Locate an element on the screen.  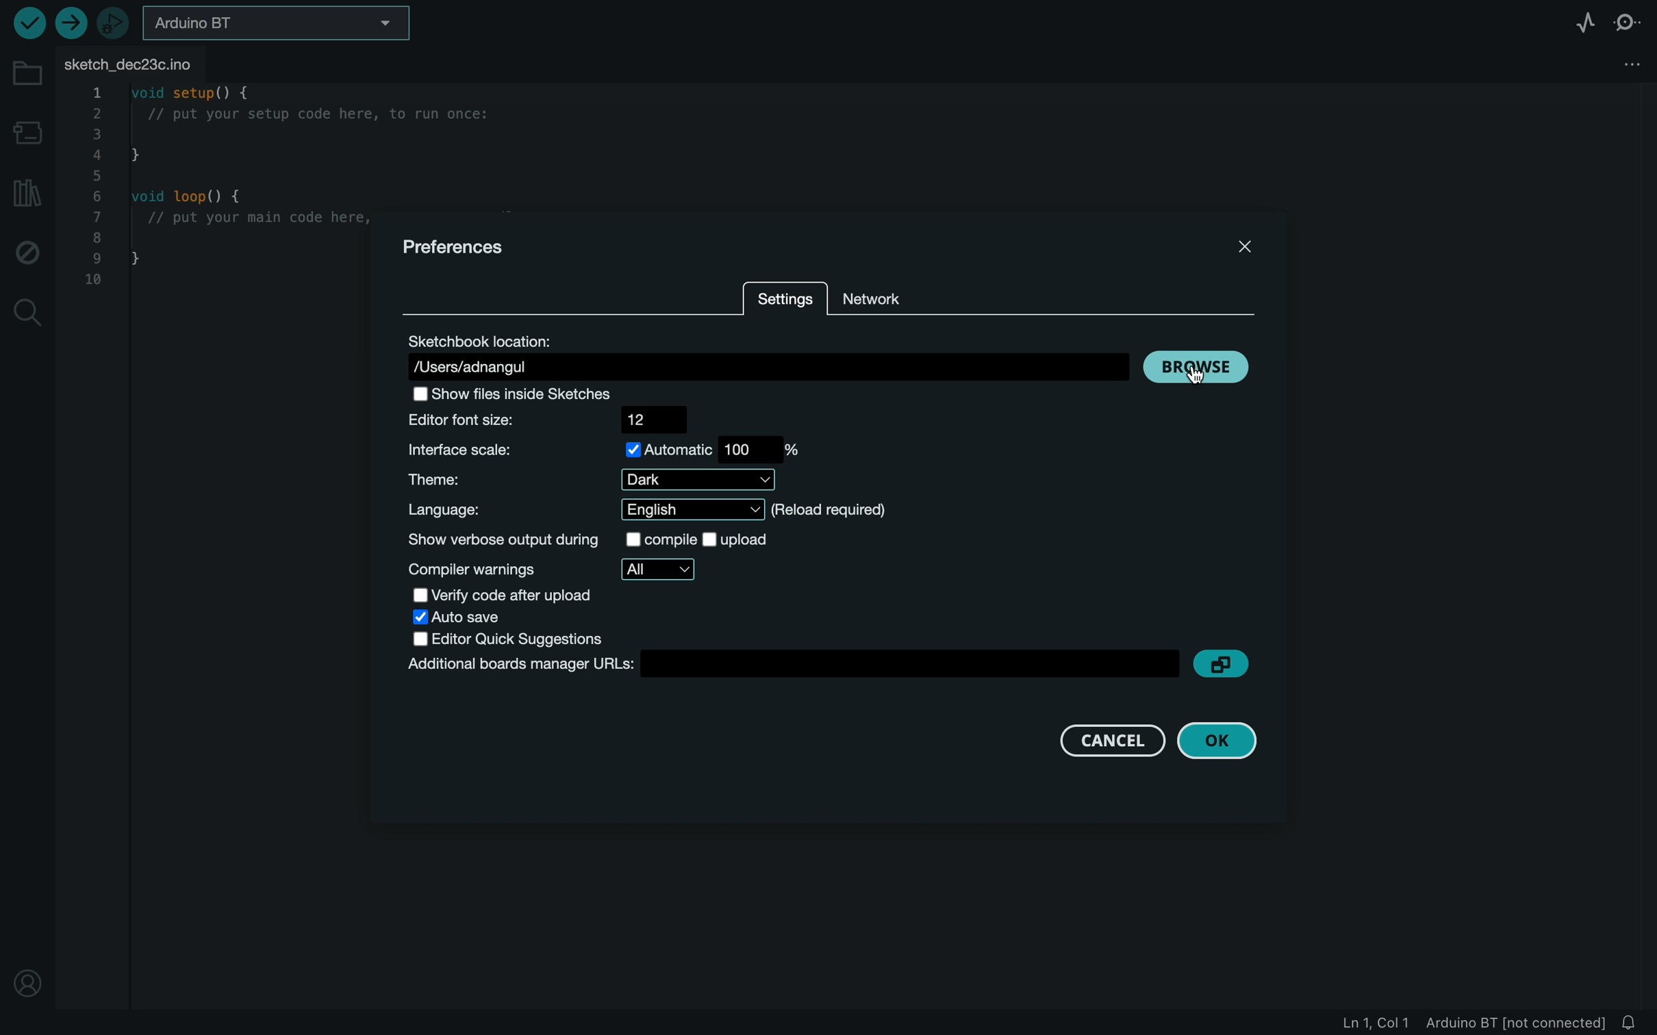
auto save is located at coordinates (521, 617).